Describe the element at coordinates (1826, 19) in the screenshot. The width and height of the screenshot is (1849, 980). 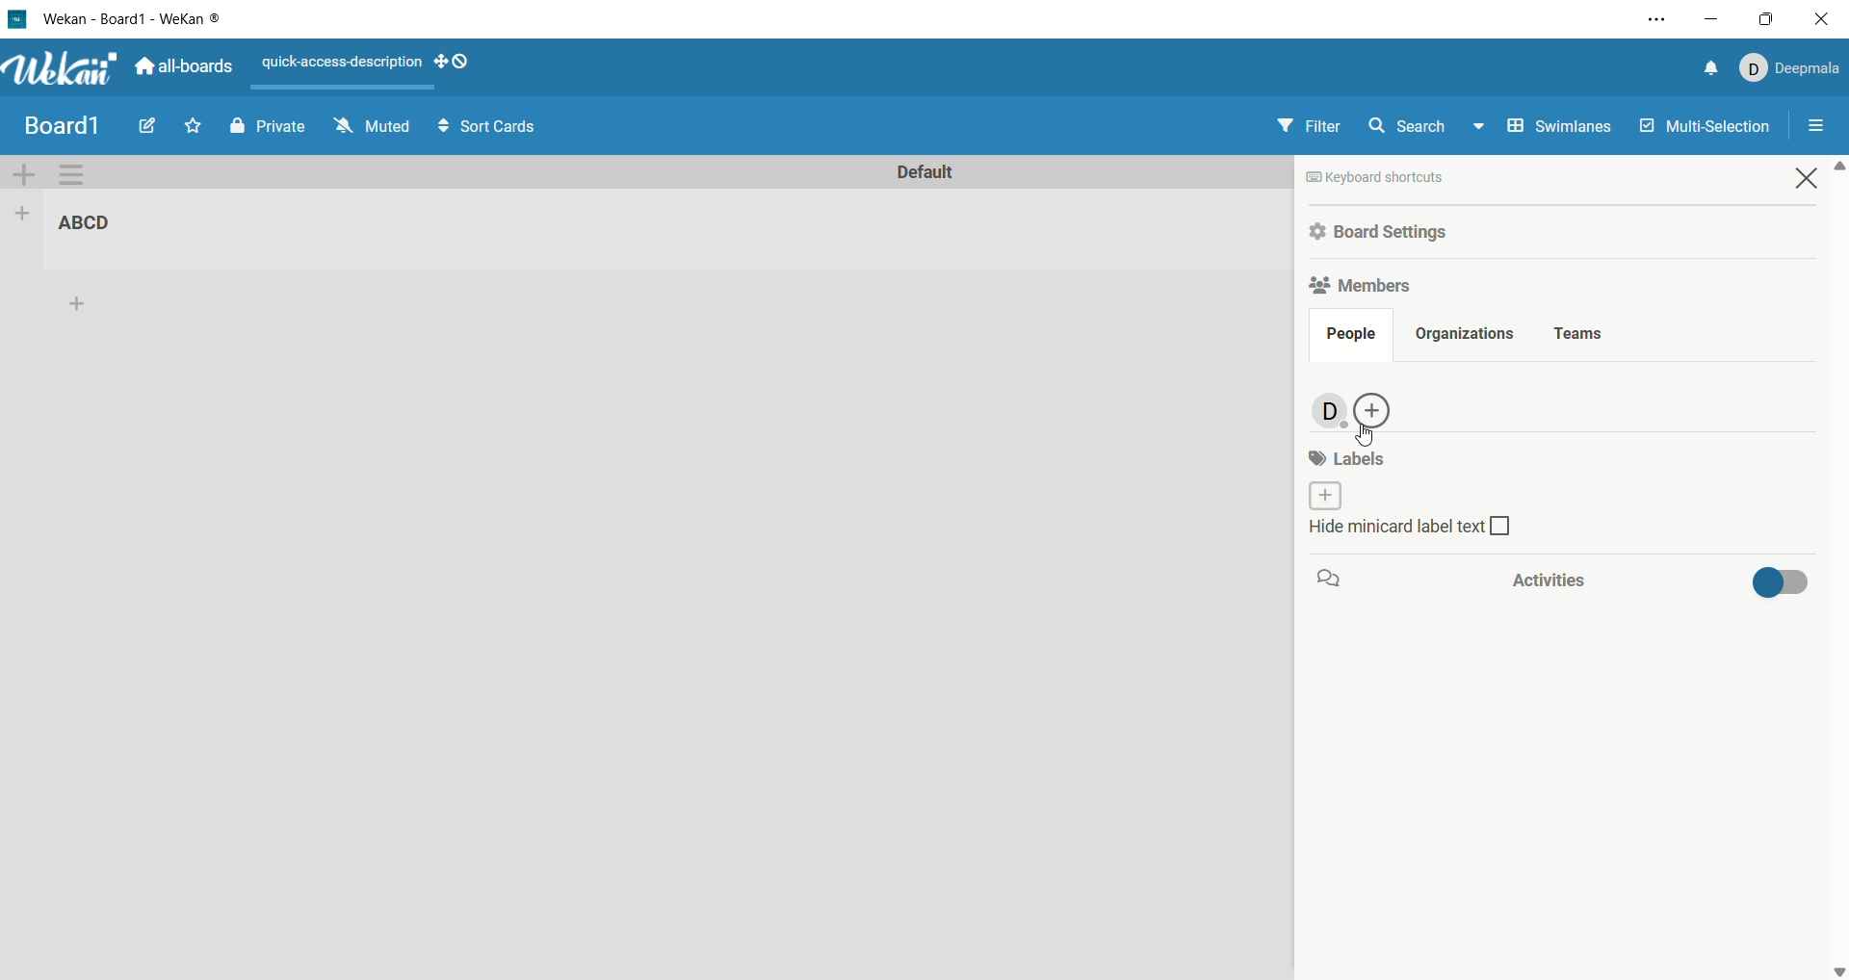
I see `close` at that location.